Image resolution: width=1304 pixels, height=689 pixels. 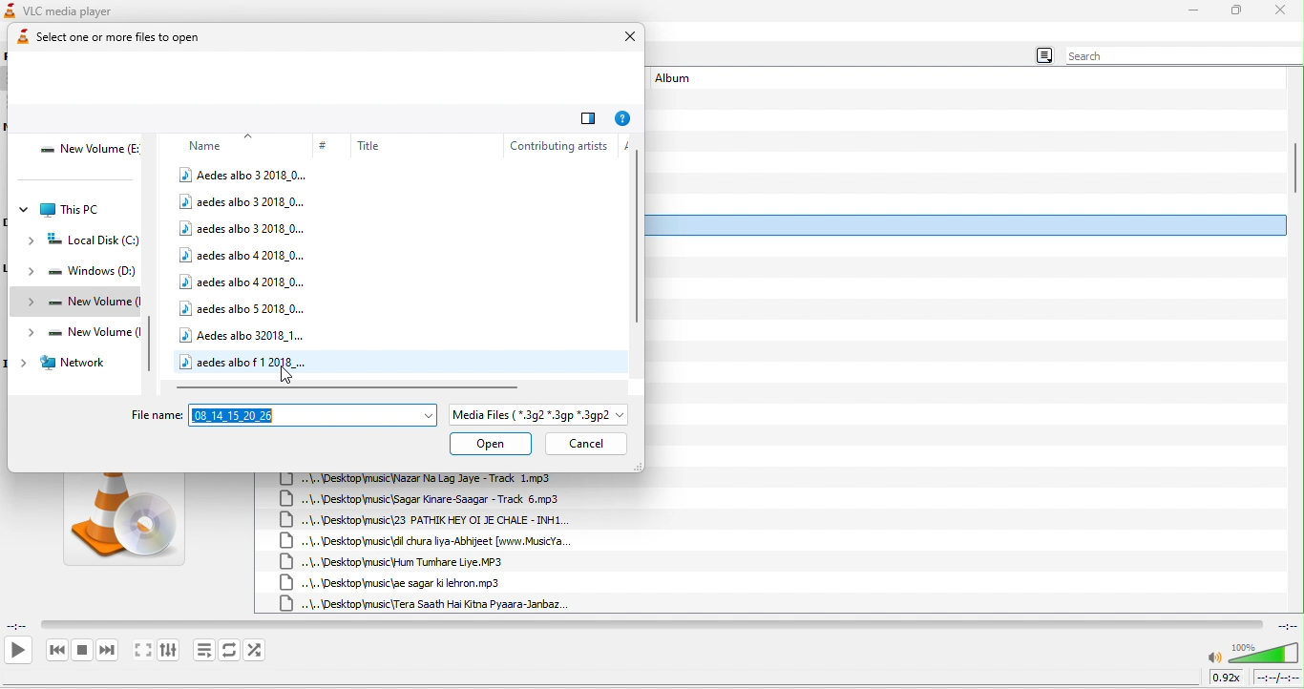 I want to click on total time, so click(x=1285, y=625).